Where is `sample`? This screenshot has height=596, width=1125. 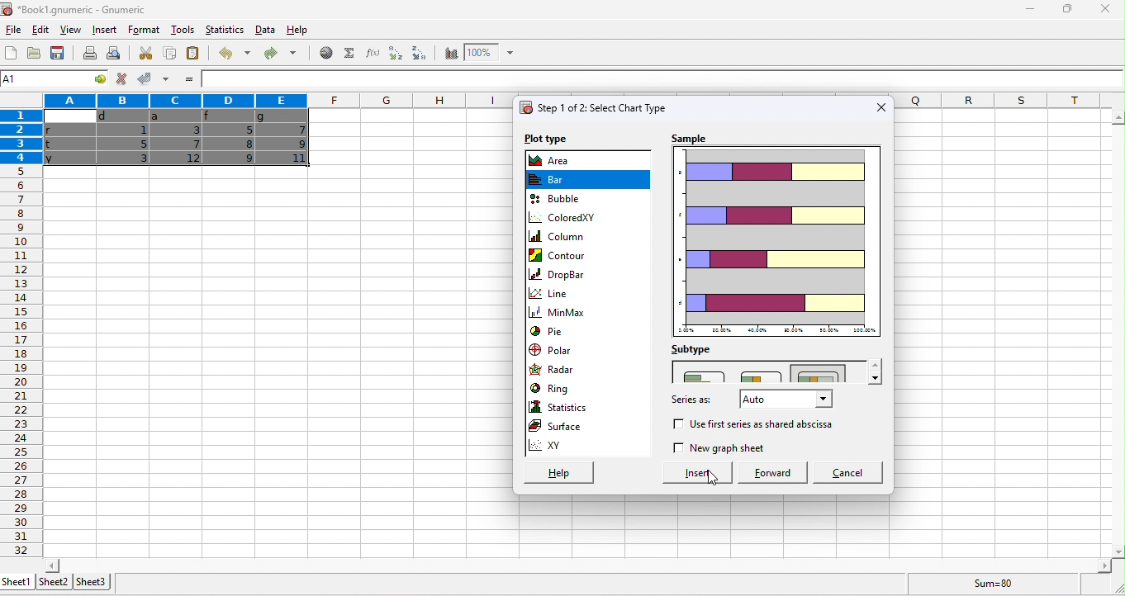 sample is located at coordinates (694, 138).